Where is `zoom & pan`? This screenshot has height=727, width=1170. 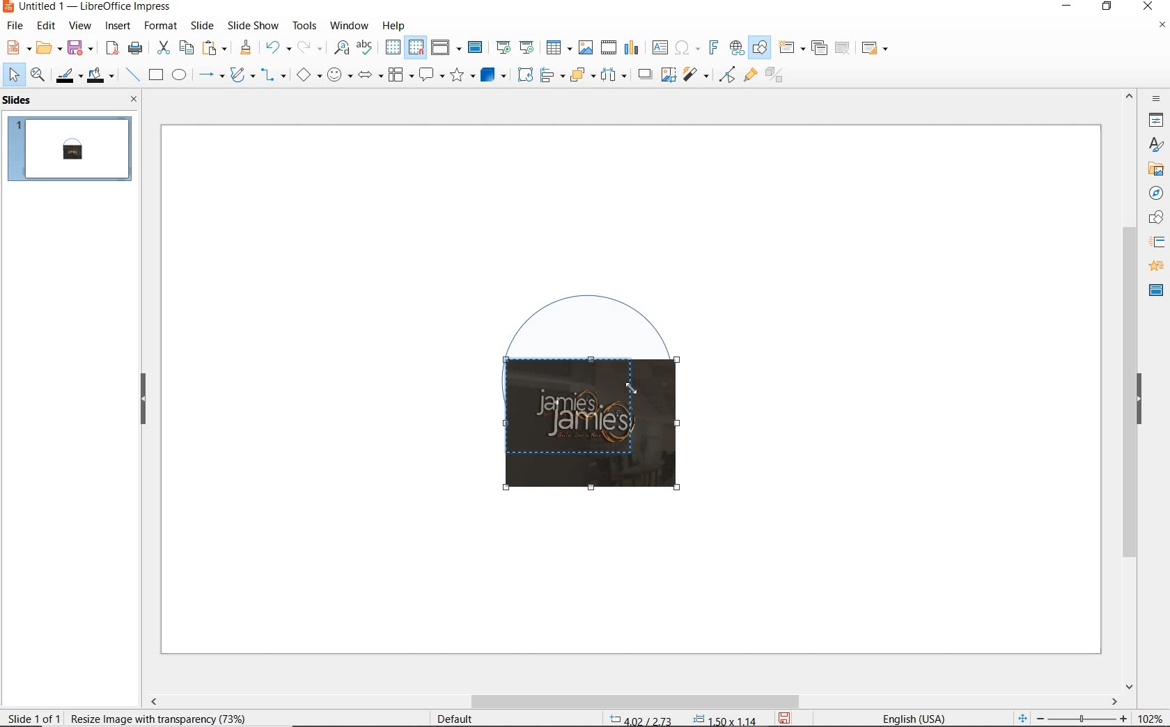 zoom & pan is located at coordinates (39, 77).